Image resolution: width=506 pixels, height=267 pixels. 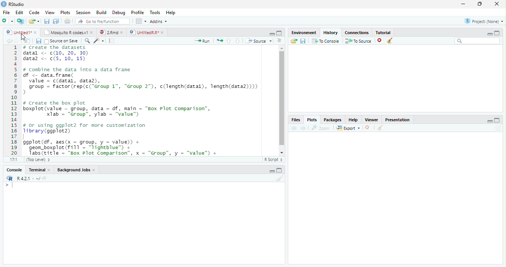 What do you see at coordinates (144, 100) in the screenshot?
I see `# Create the datasets
datal <- (10, 20, 30)
data2 <- c(5, 10, 15)
# Combine the data into a data frame
of <- data.frame(
value = c(datal, data2),
group = factor (rep(c("Group 1", "Group 2"), c(length(datal), length(data2))))
)
# Create the box plot
boxplot (value ~ group, data = df, main = “Box Plot Comparison”,
x1ab = “Group”, ylab = "Value")
# or using ggplot2 for more customization
Tibrary(ggplot2)
|
9gplot (df, aes(x = group, y = value) +
‘geom_boxplot (F111 = "Tightblue™) +
Jabs(title = "Box Plot Comparison”, x = "Group™, y = "value™) +` at bounding box center [144, 100].